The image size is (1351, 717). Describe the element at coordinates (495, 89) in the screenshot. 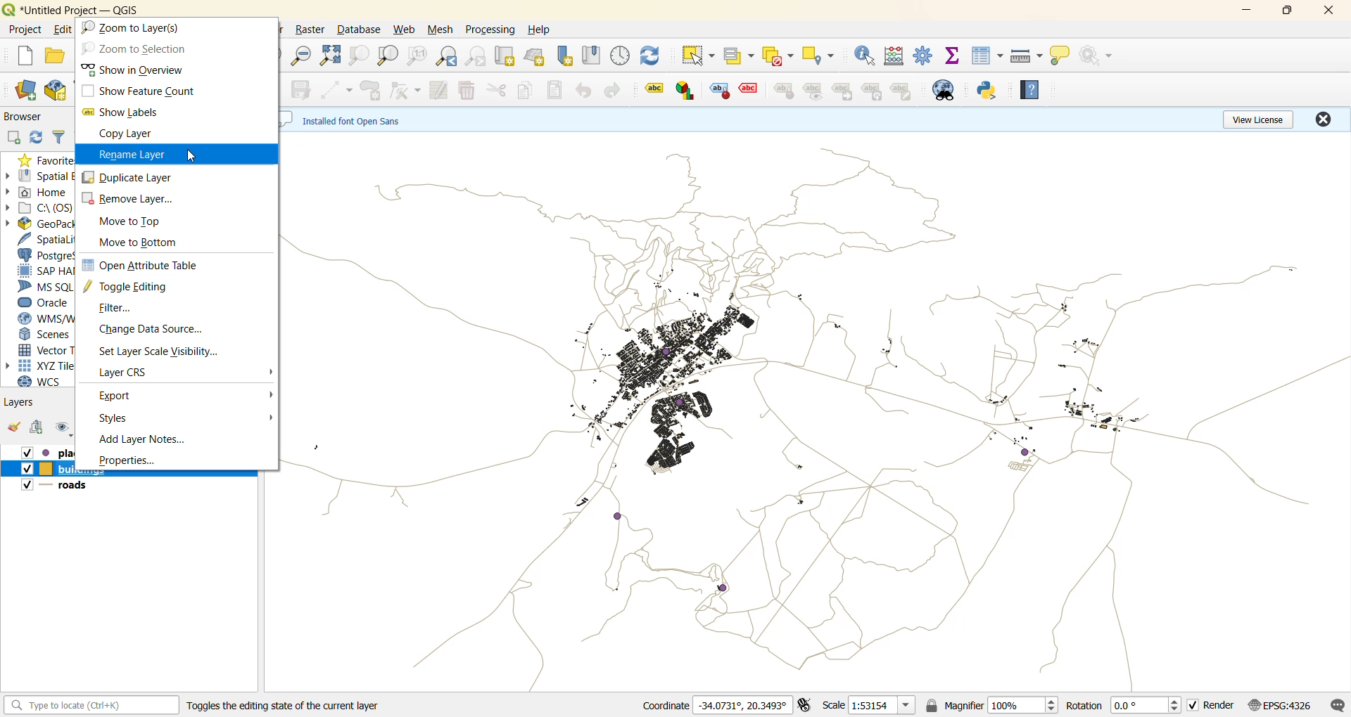

I see `cut` at that location.